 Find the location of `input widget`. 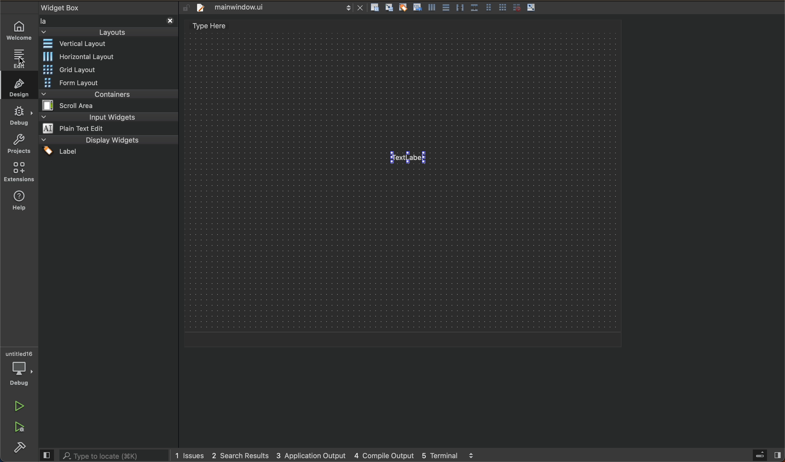

input widget is located at coordinates (104, 117).